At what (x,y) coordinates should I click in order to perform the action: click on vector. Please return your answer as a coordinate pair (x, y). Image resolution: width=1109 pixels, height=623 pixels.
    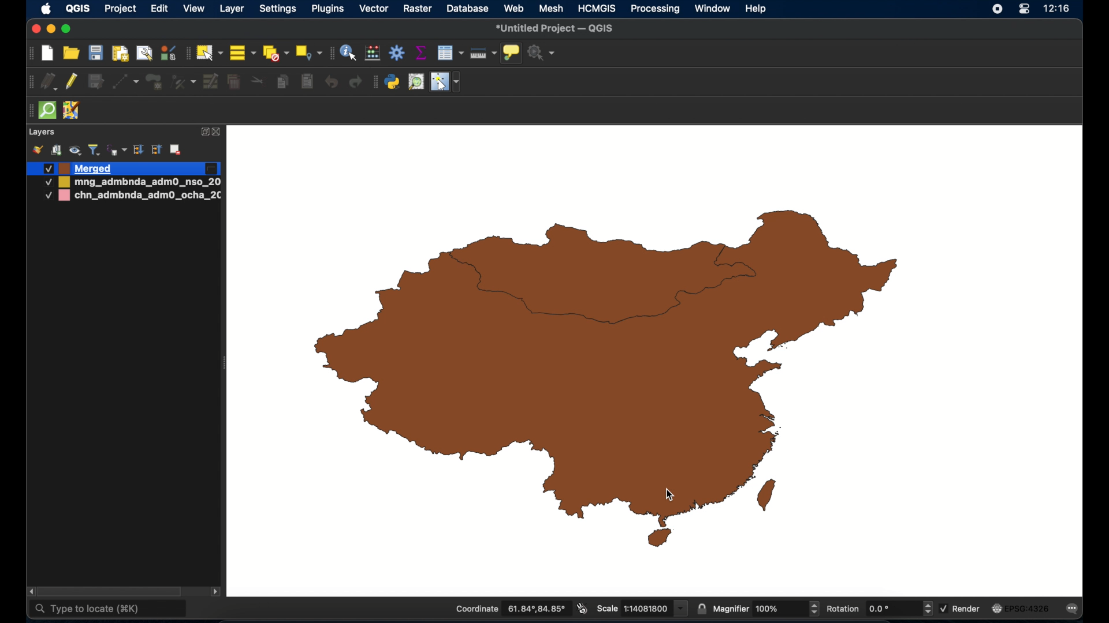
    Looking at the image, I should click on (374, 9).